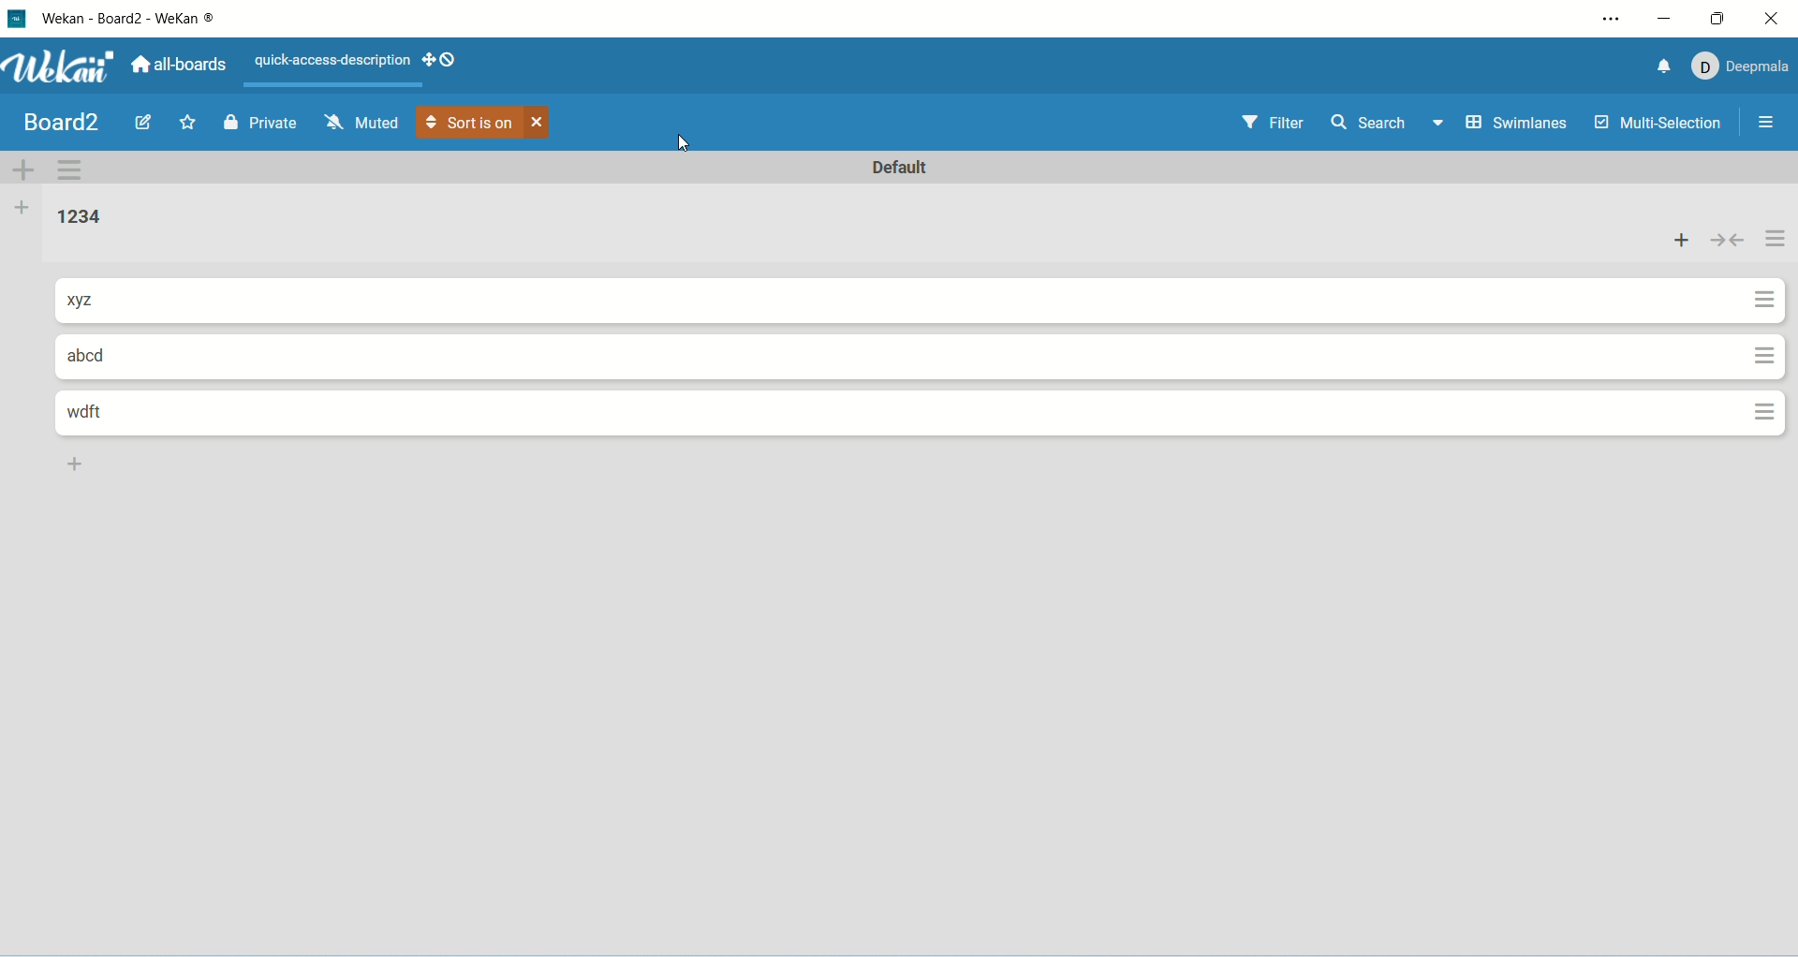  What do you see at coordinates (443, 61) in the screenshot?
I see `show-desktop-drag-handles` at bounding box center [443, 61].